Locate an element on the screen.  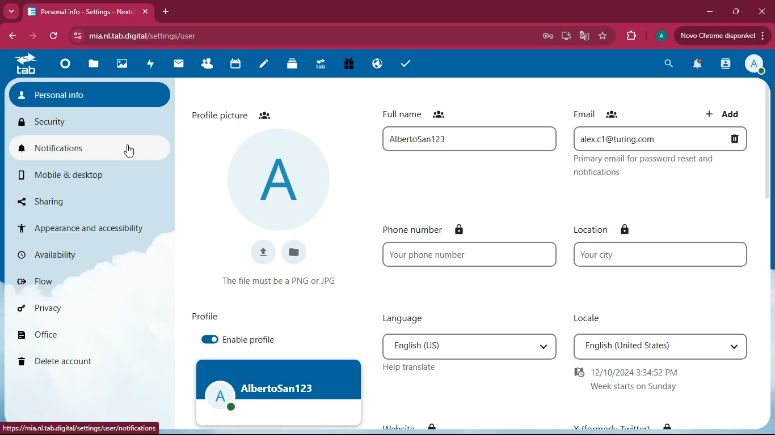
email is located at coordinates (664, 138).